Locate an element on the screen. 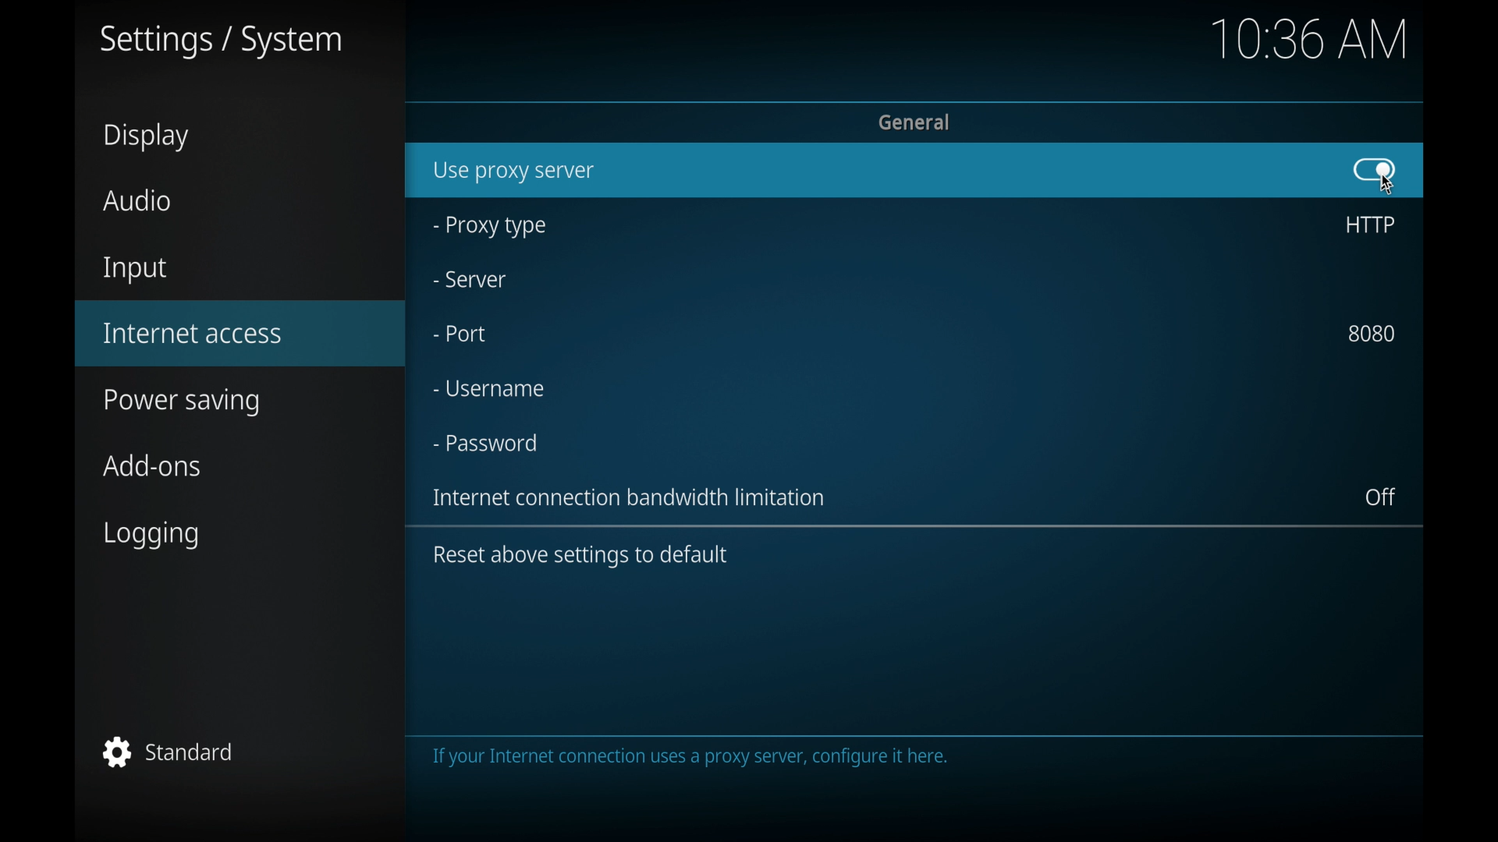 This screenshot has width=1498, height=842. cursor is located at coordinates (1389, 186).